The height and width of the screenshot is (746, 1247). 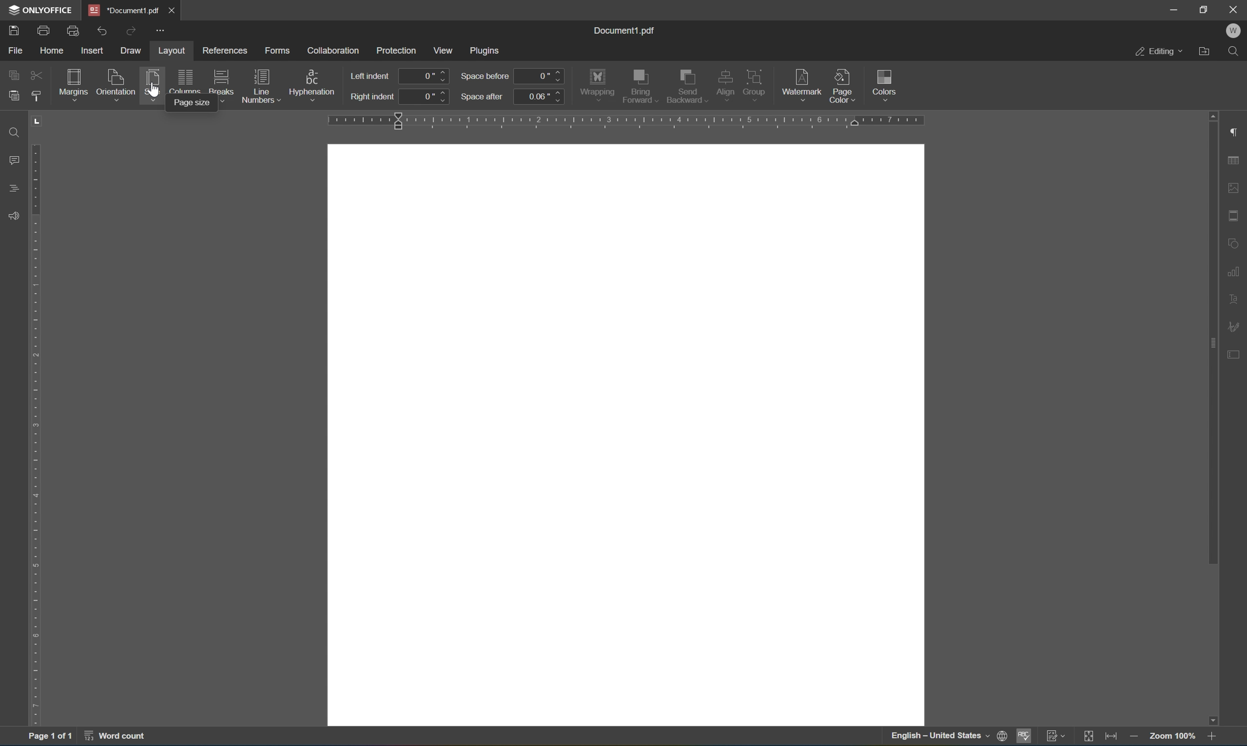 What do you see at coordinates (151, 83) in the screenshot?
I see `size with active cursor` at bounding box center [151, 83].